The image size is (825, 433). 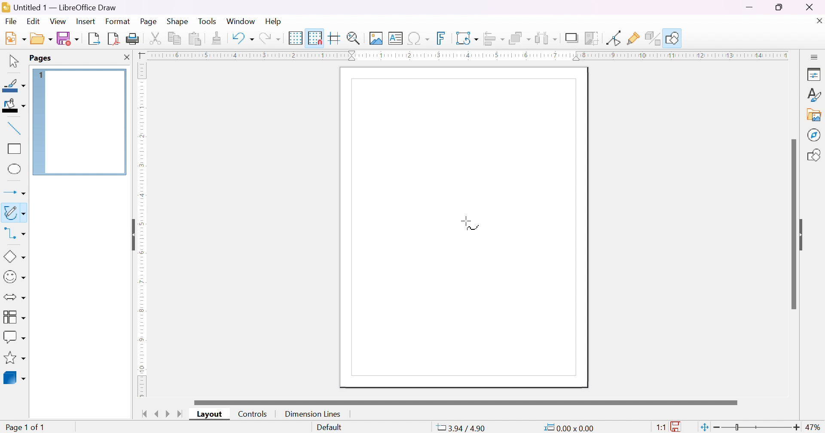 I want to click on connectors, so click(x=12, y=234).